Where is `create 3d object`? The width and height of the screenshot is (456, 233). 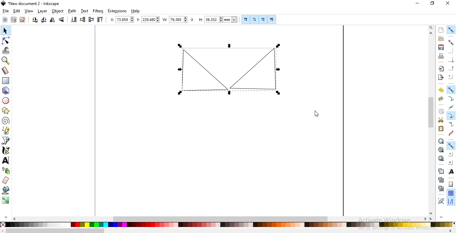 create 3d object is located at coordinates (6, 91).